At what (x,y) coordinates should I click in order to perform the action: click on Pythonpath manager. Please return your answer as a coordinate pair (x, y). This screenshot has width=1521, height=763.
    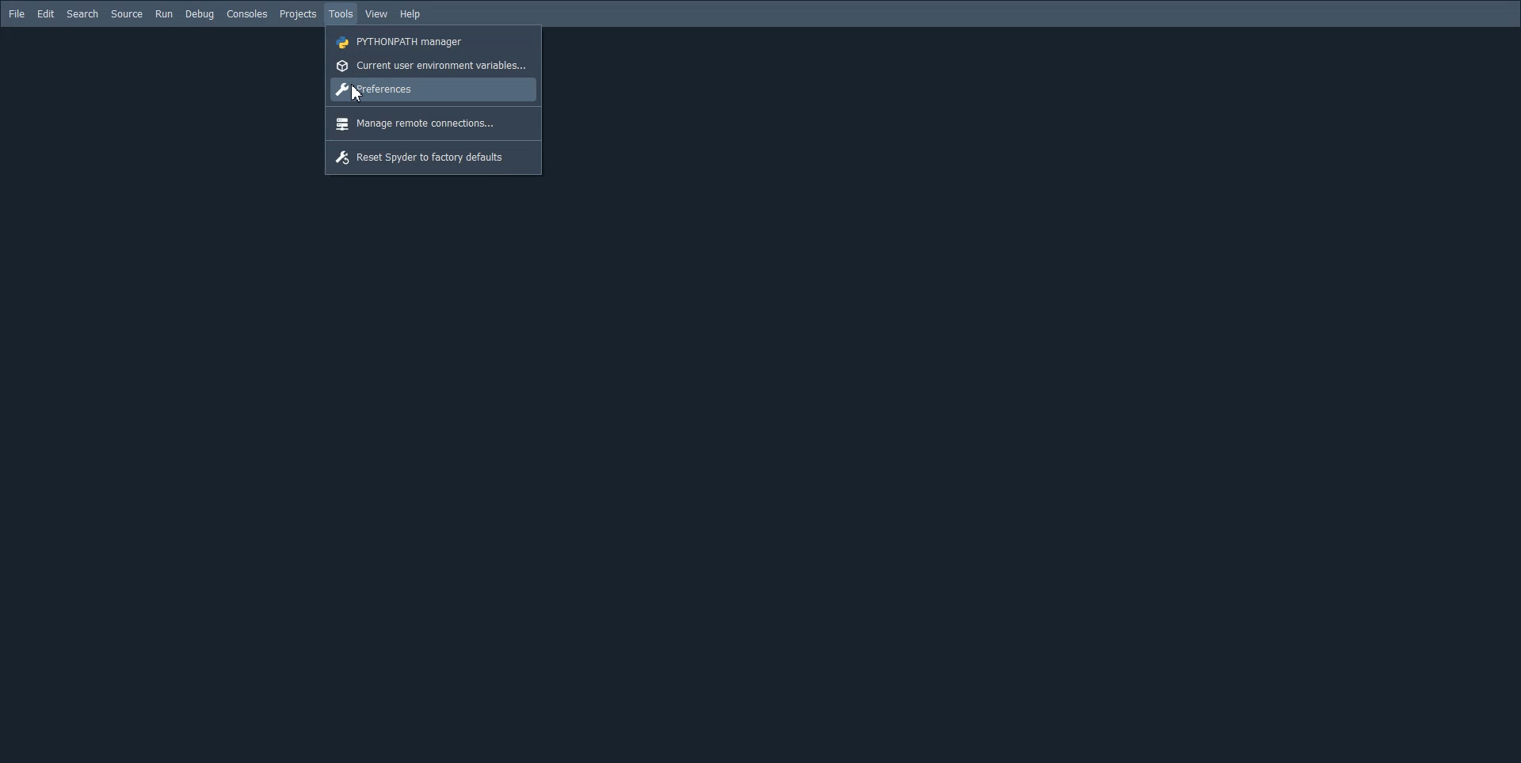
    Looking at the image, I should click on (429, 41).